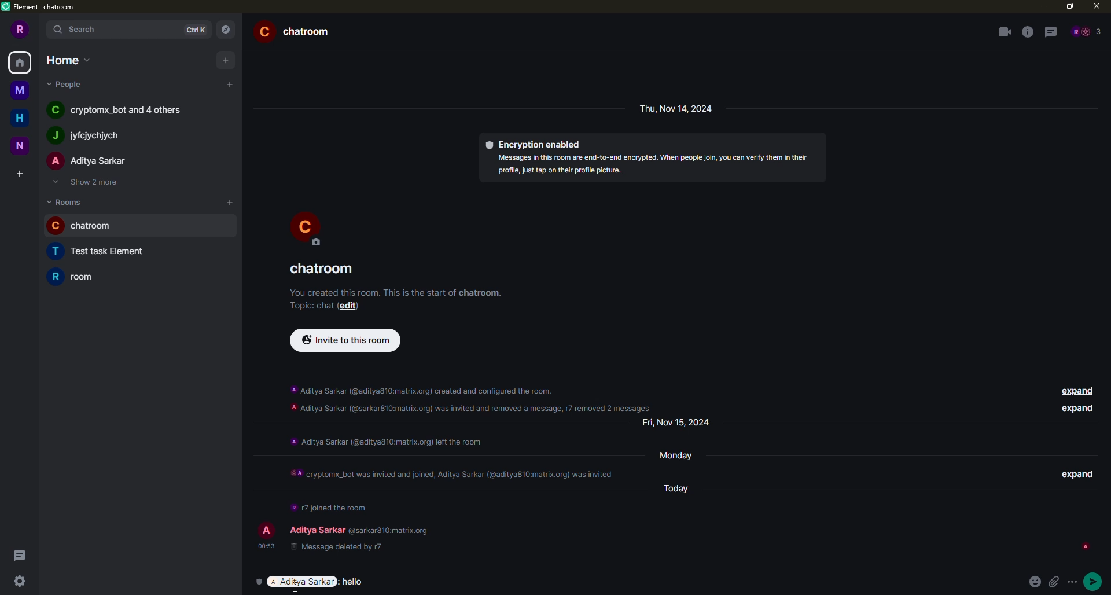 This screenshot has width=1111, height=595. I want to click on day, so click(682, 454).